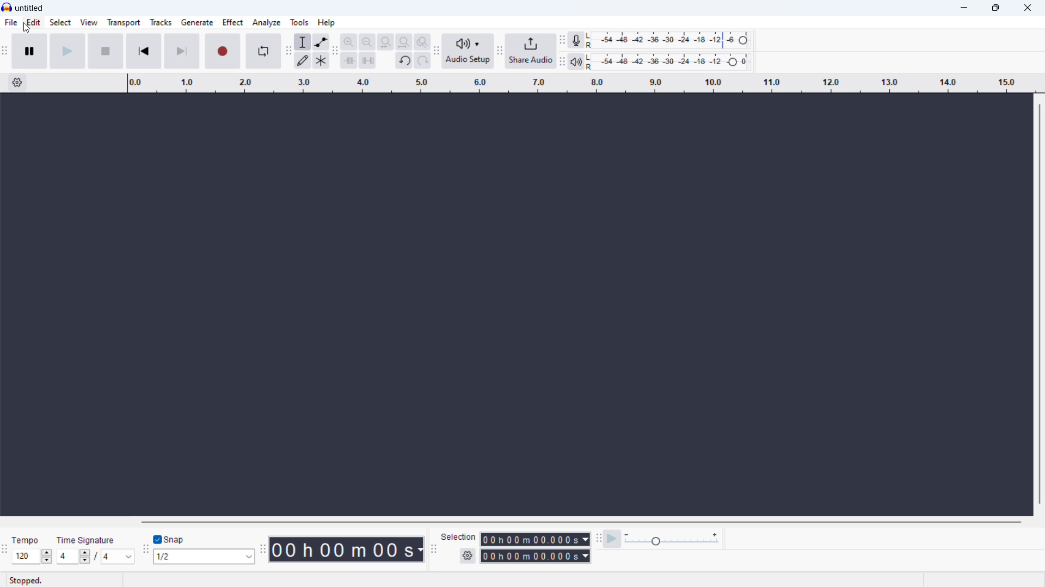 This screenshot has width=1045, height=587. I want to click on playback meter toolbar, so click(576, 61).